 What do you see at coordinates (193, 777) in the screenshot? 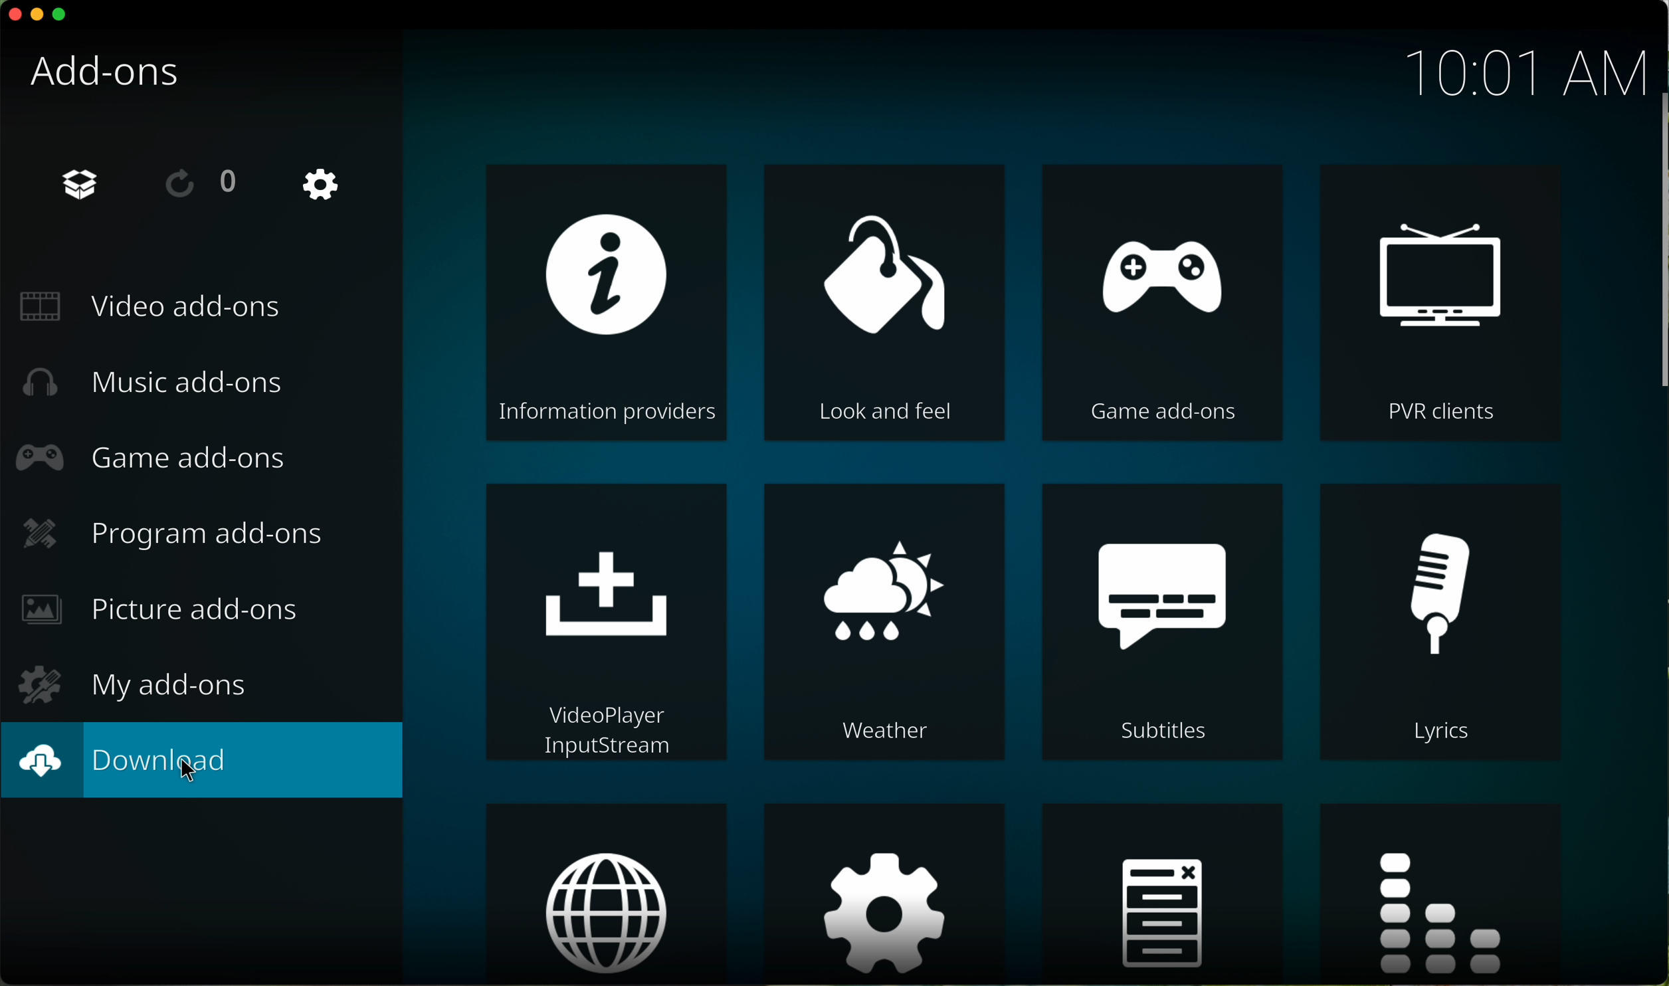
I see `cursor` at bounding box center [193, 777].